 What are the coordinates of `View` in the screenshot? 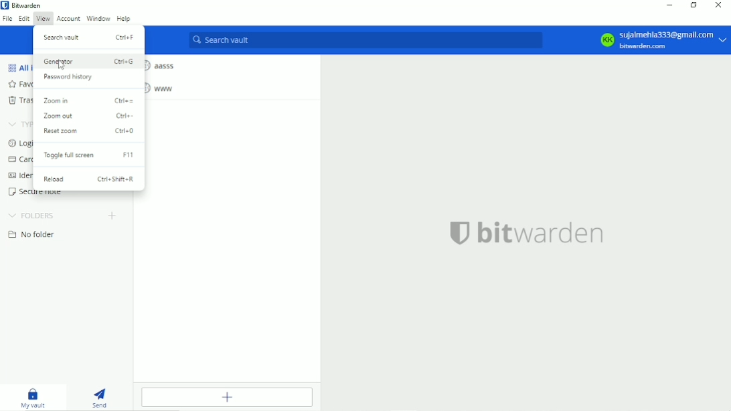 It's located at (43, 19).